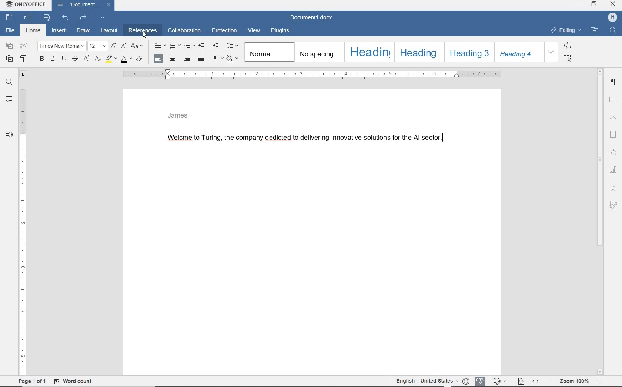  Describe the element at coordinates (202, 45) in the screenshot. I see `decrease indent` at that location.